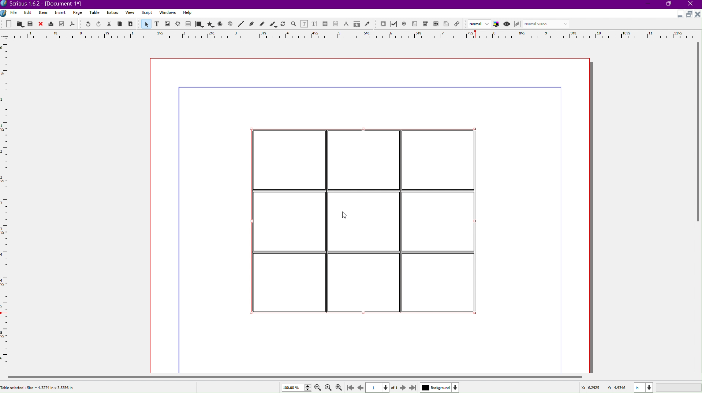 The height and width of the screenshot is (393, 702). What do you see at coordinates (9, 23) in the screenshot?
I see `New` at bounding box center [9, 23].